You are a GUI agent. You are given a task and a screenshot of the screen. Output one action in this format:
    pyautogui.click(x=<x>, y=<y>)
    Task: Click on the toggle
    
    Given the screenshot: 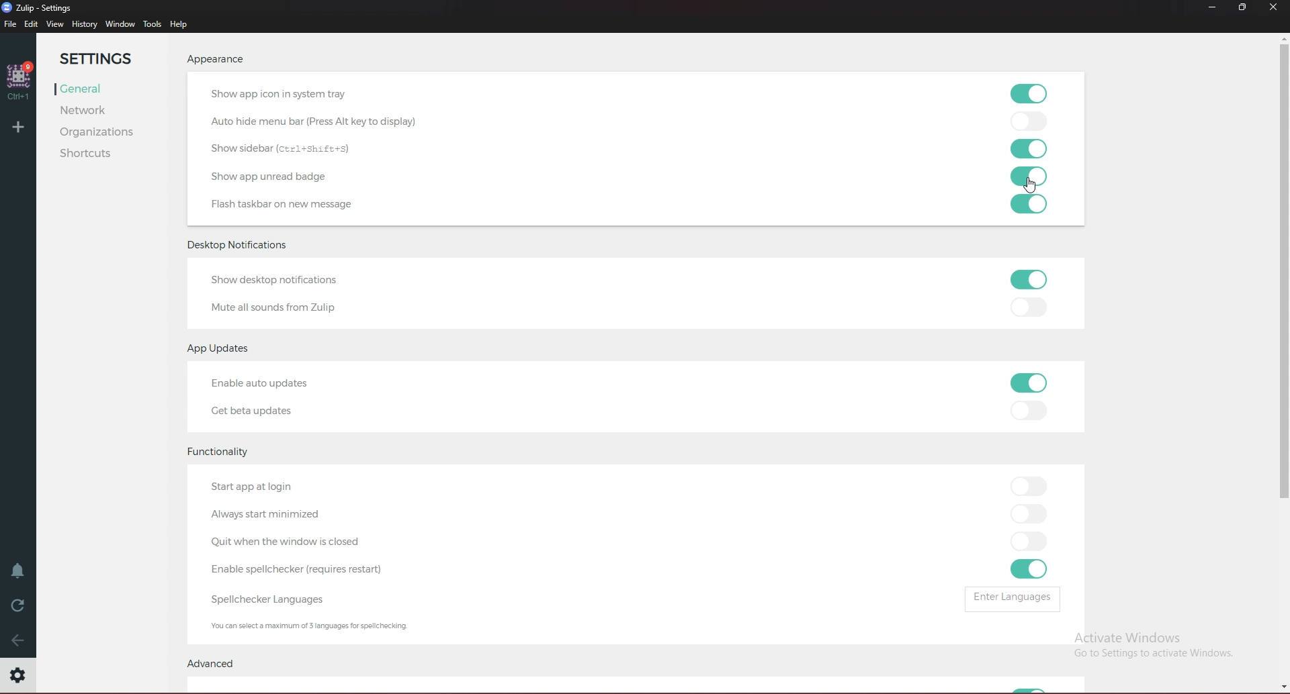 What is the action you would take?
    pyautogui.click(x=1029, y=512)
    